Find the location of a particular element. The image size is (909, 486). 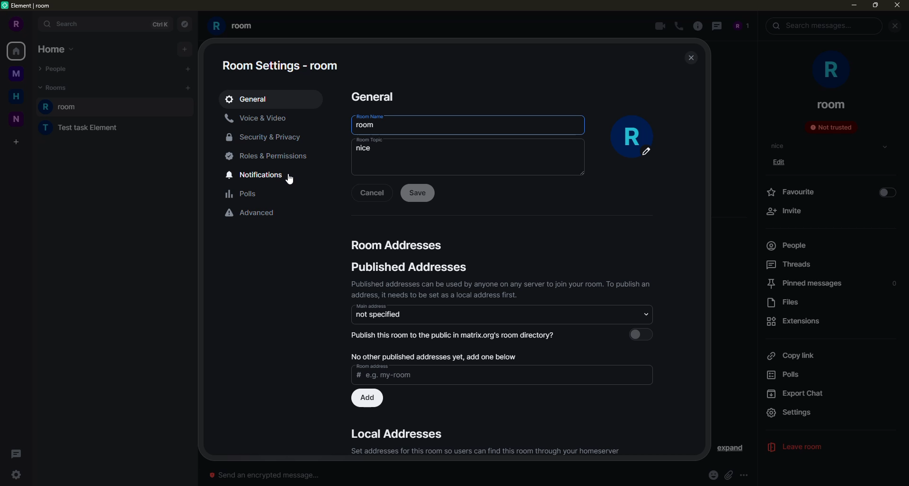

create a space is located at coordinates (18, 140).